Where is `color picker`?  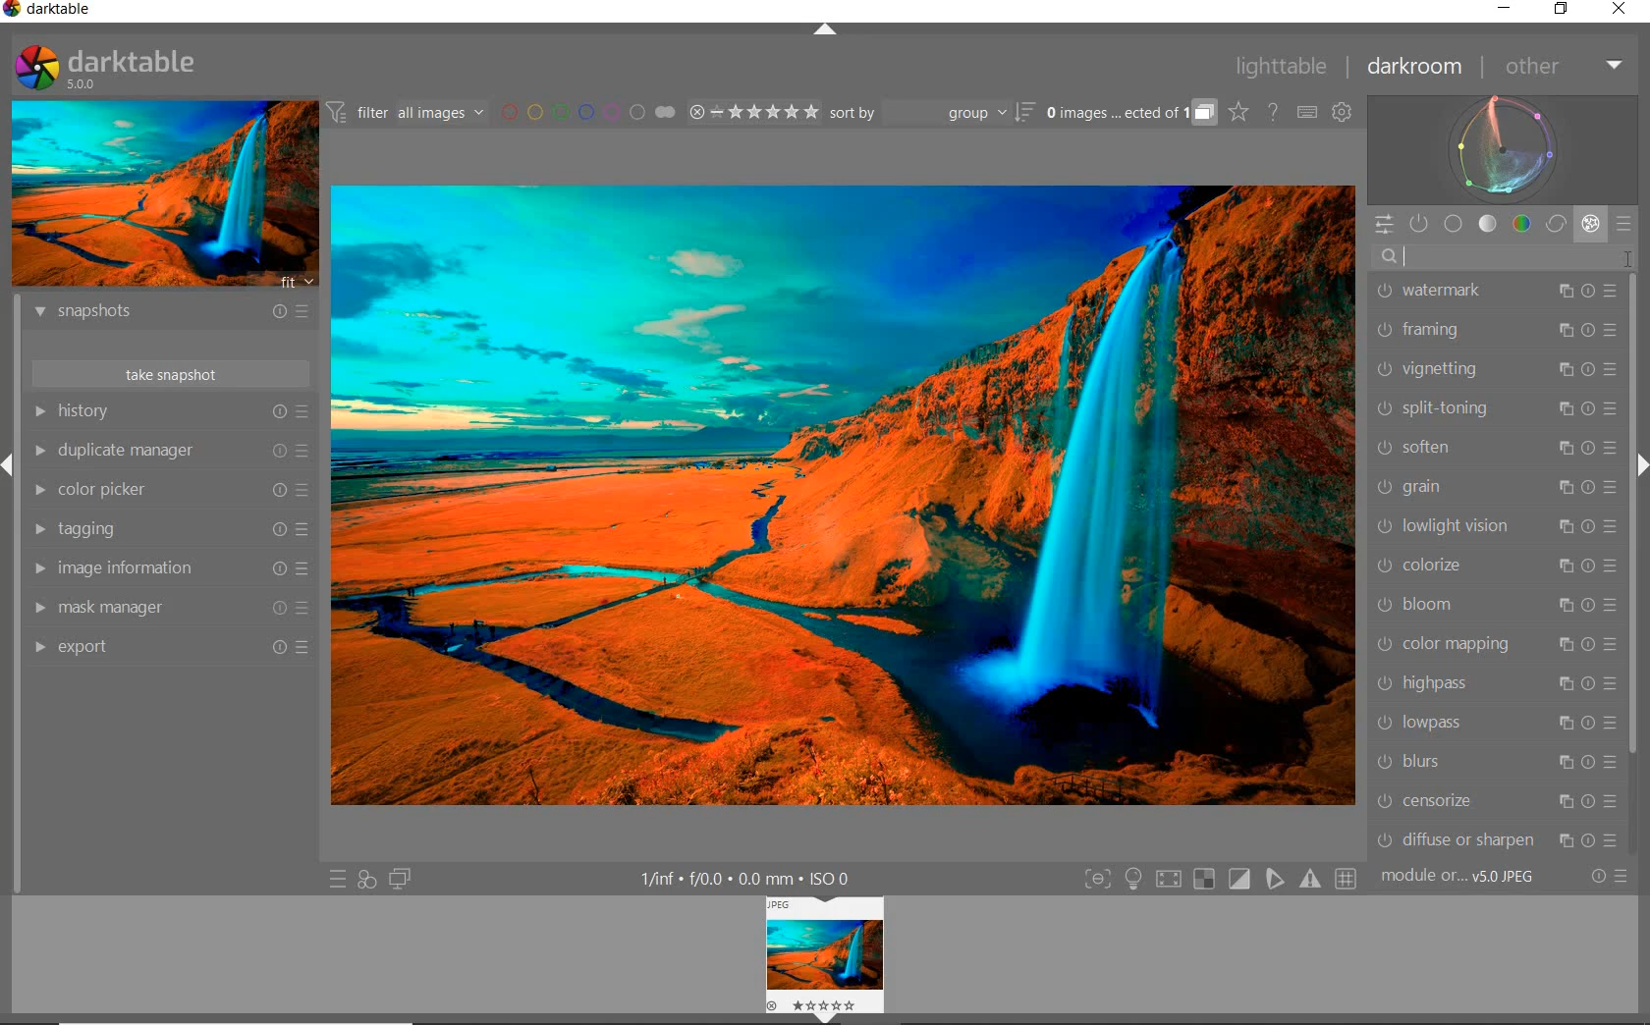 color picker is located at coordinates (169, 490).